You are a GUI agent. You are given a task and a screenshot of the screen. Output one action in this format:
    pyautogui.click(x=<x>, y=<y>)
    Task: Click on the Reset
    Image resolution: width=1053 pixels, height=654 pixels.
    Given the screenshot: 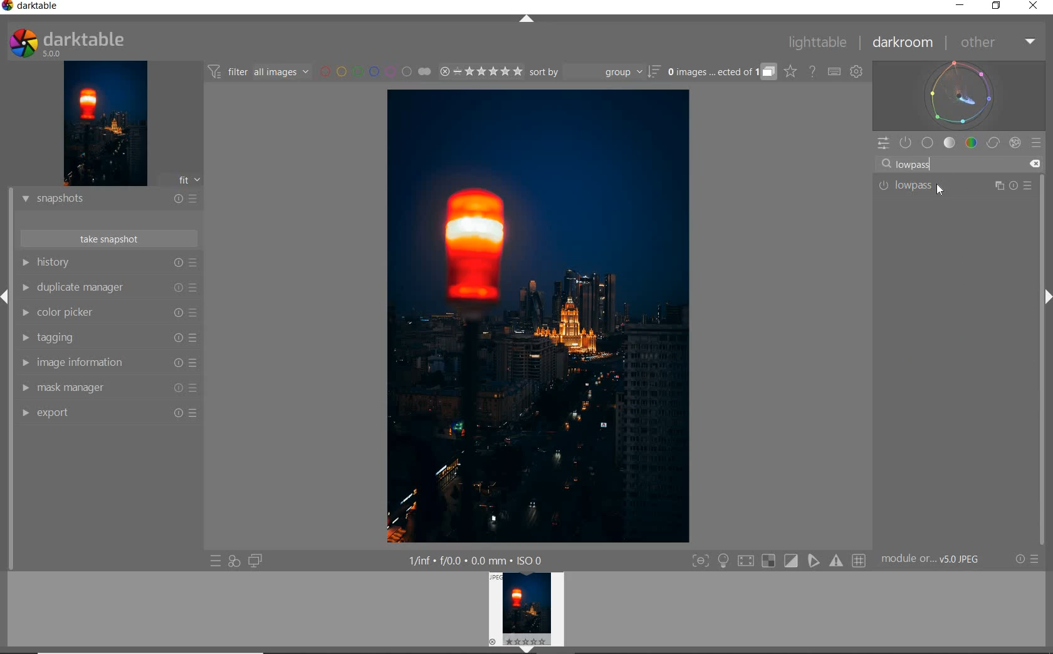 What is the action you would take?
    pyautogui.click(x=176, y=389)
    